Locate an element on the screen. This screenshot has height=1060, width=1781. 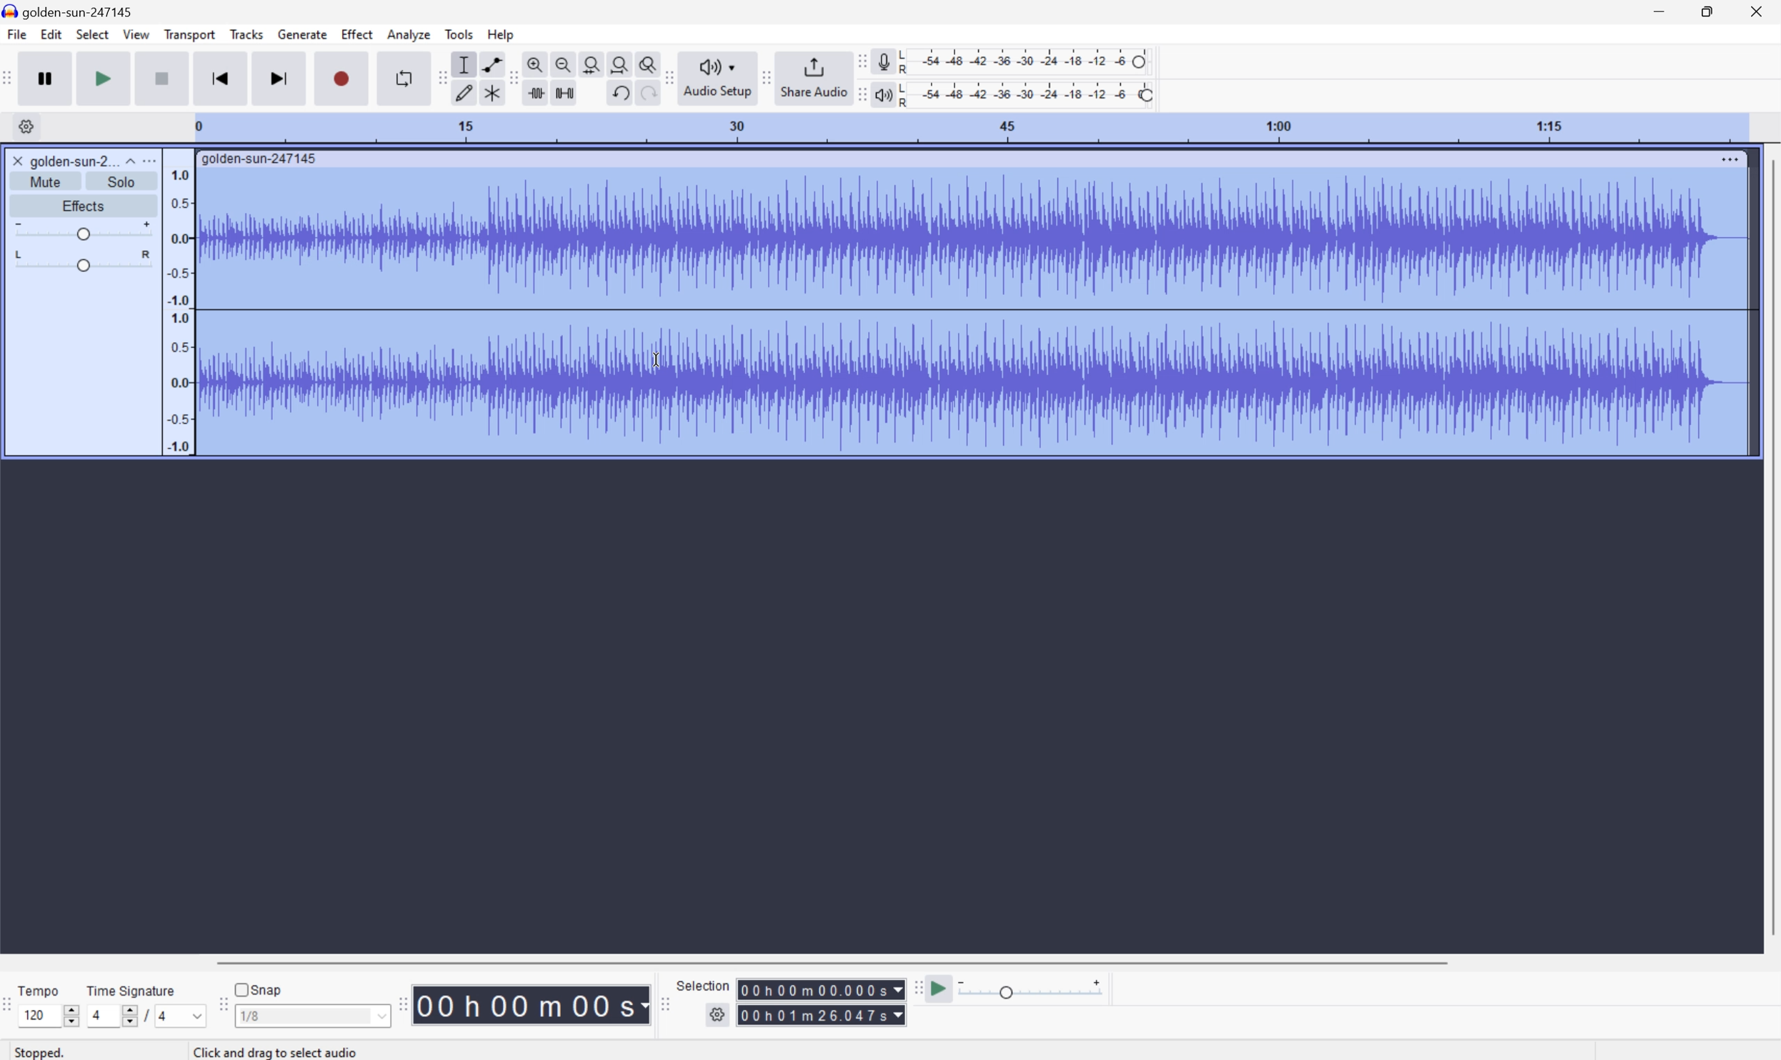
Audacity share audio toolbar is located at coordinates (767, 76).